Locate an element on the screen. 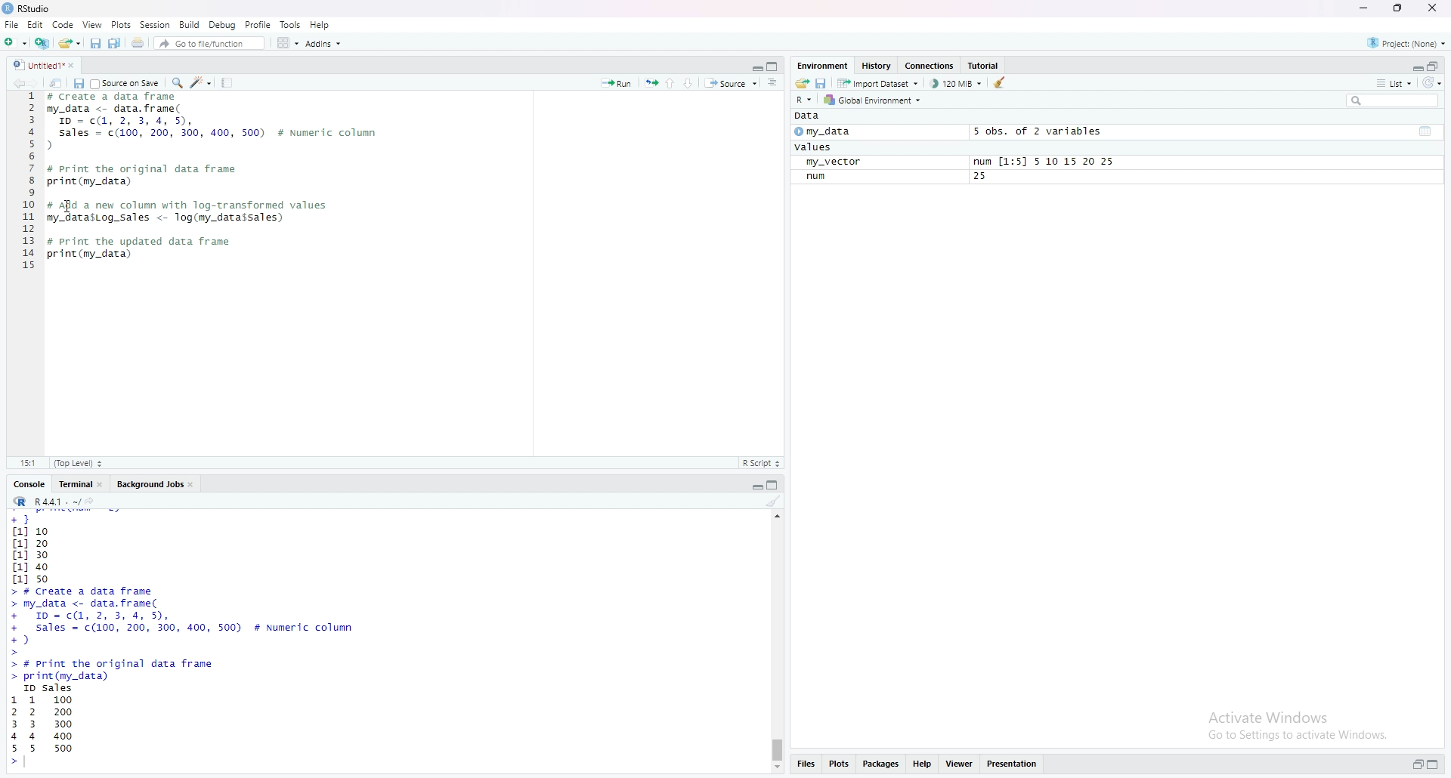 The width and height of the screenshot is (1451, 778). workspace panes is located at coordinates (285, 45).